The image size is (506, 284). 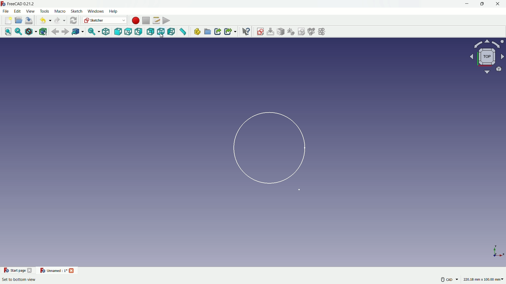 What do you see at coordinates (8, 32) in the screenshot?
I see `fit all` at bounding box center [8, 32].